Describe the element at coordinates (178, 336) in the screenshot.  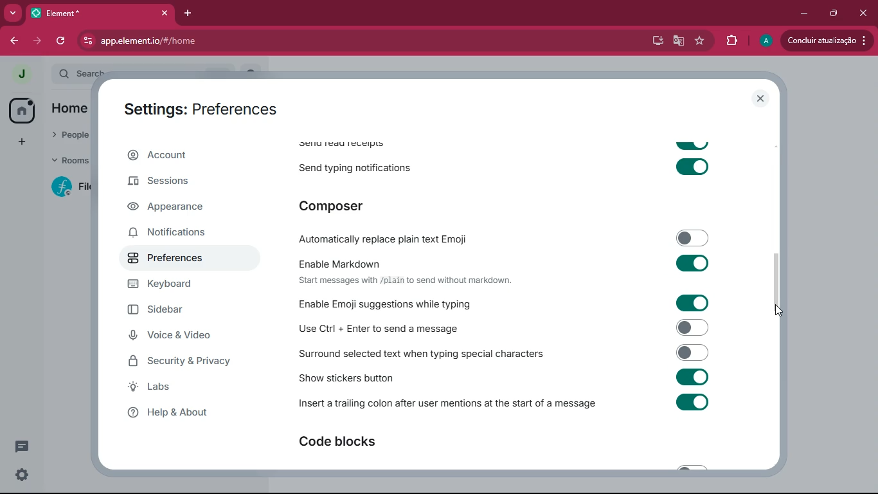
I see `voice` at that location.